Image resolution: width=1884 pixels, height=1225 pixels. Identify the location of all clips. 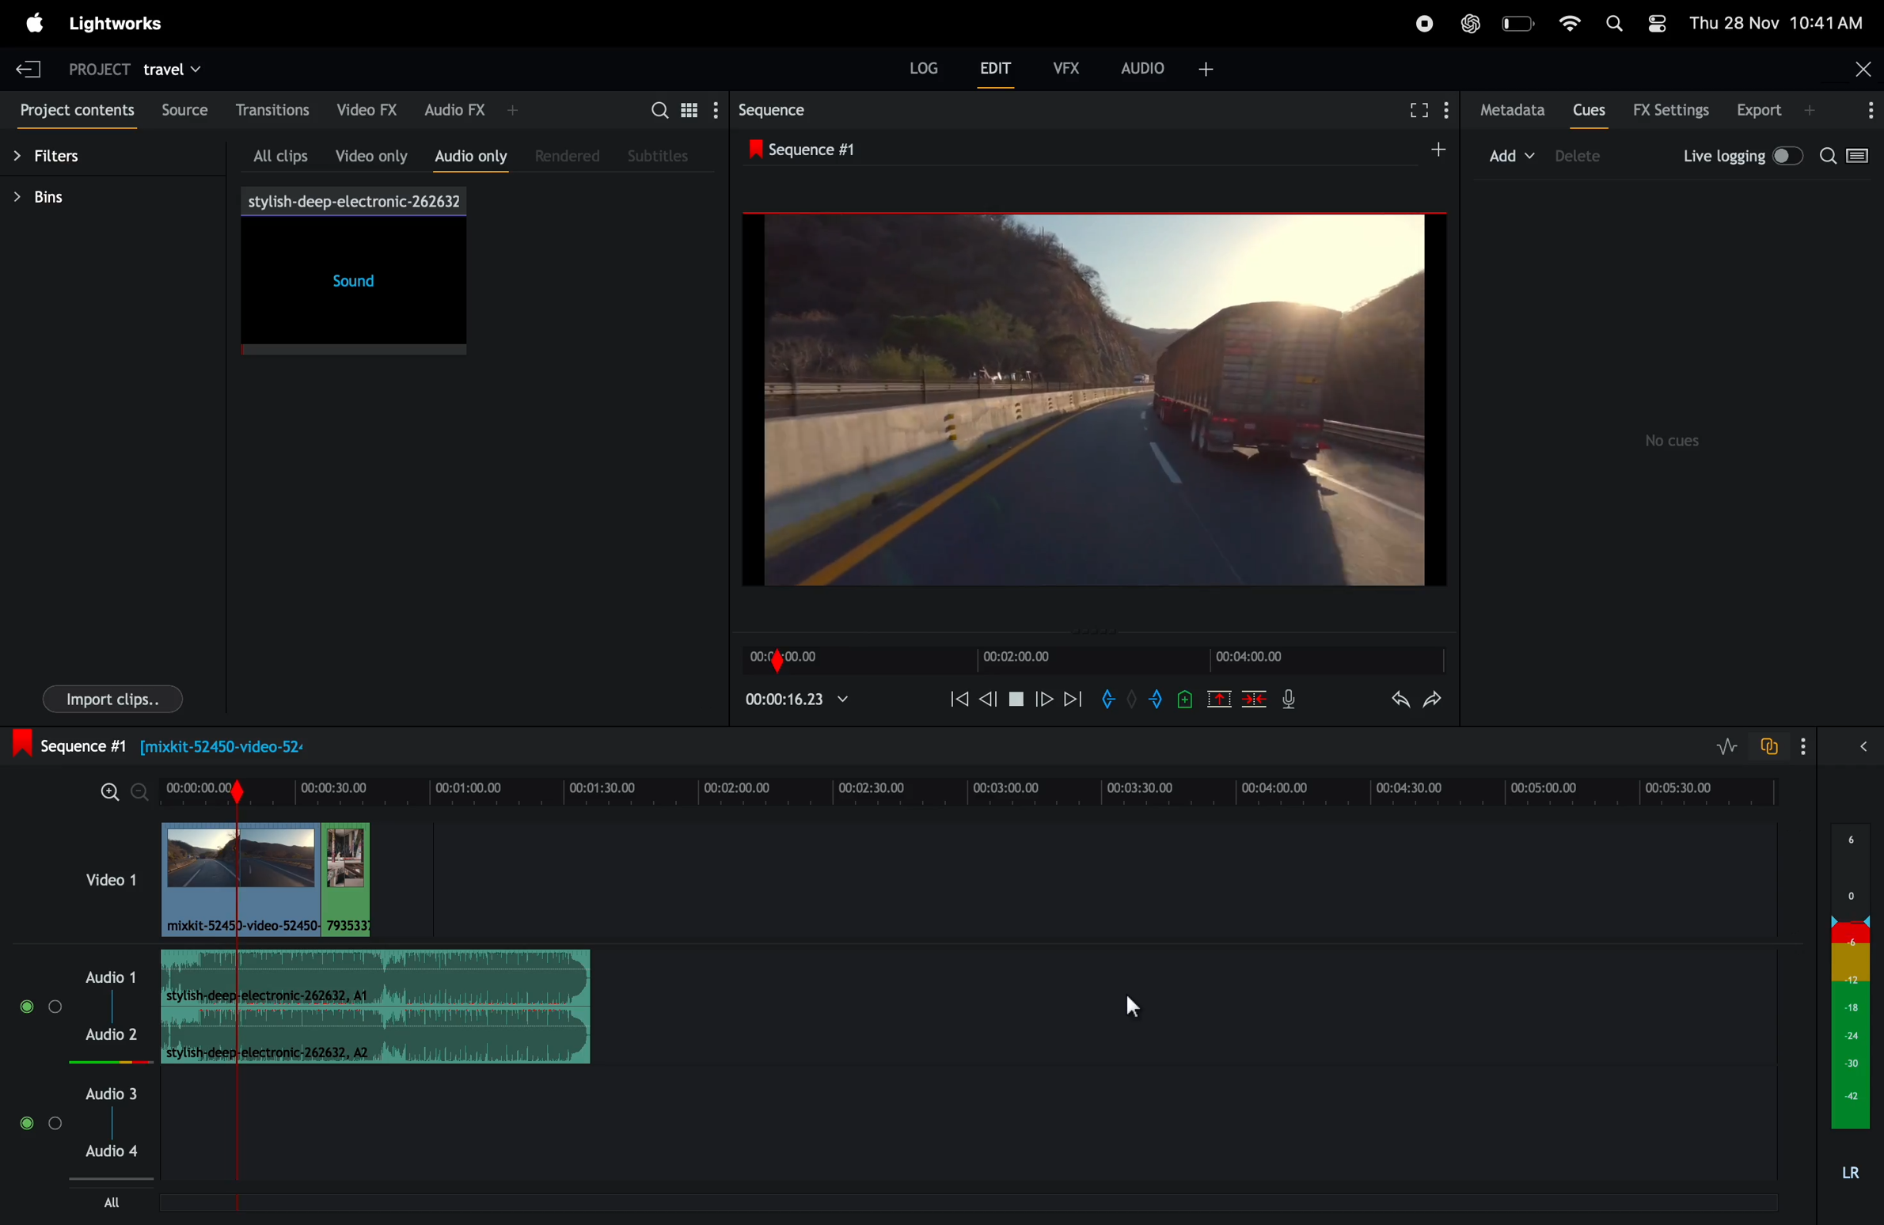
(269, 152).